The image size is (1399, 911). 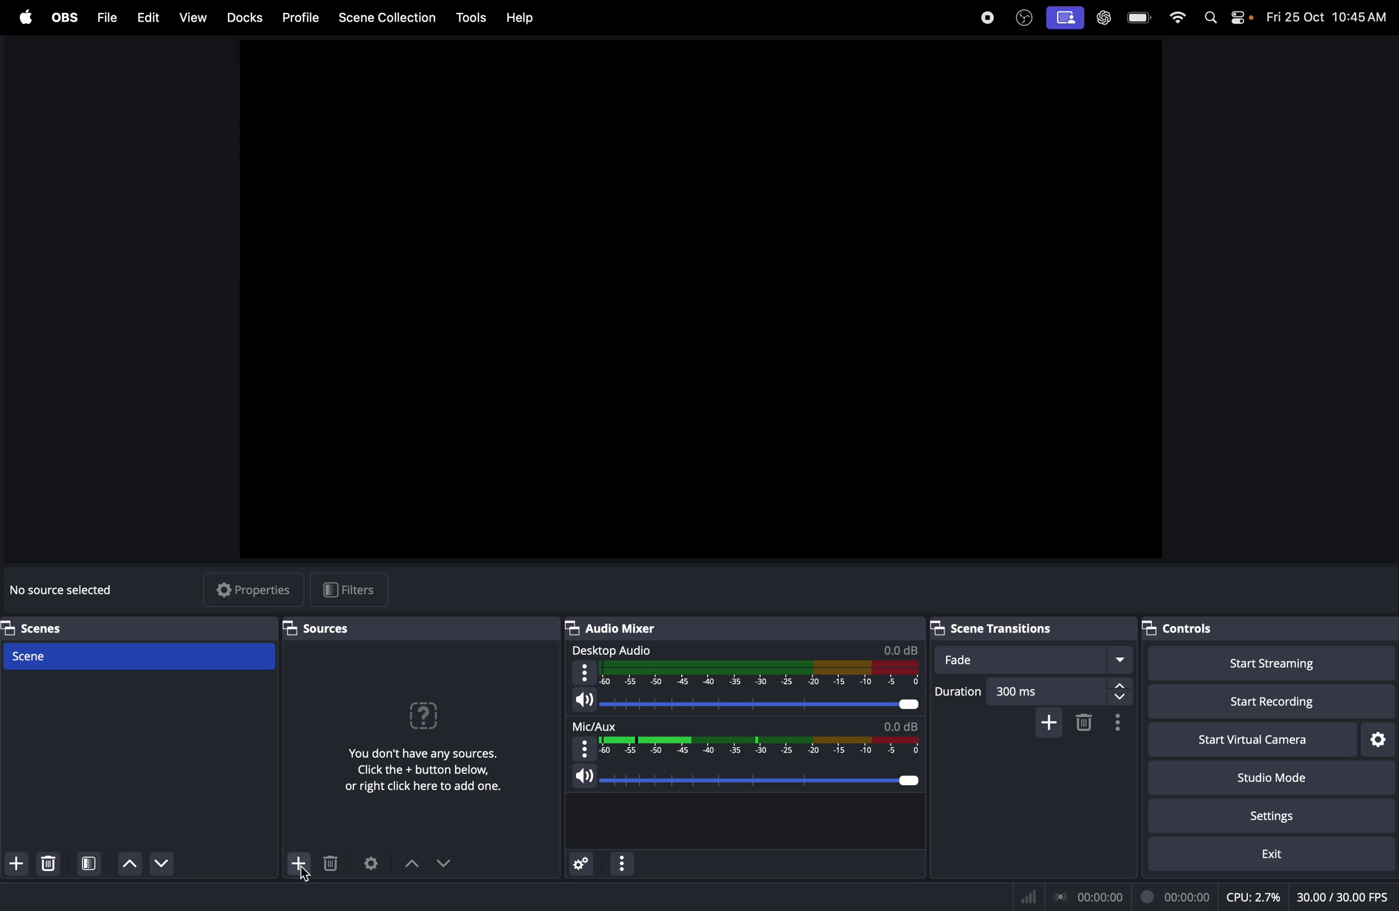 I want to click on tools, so click(x=471, y=17).